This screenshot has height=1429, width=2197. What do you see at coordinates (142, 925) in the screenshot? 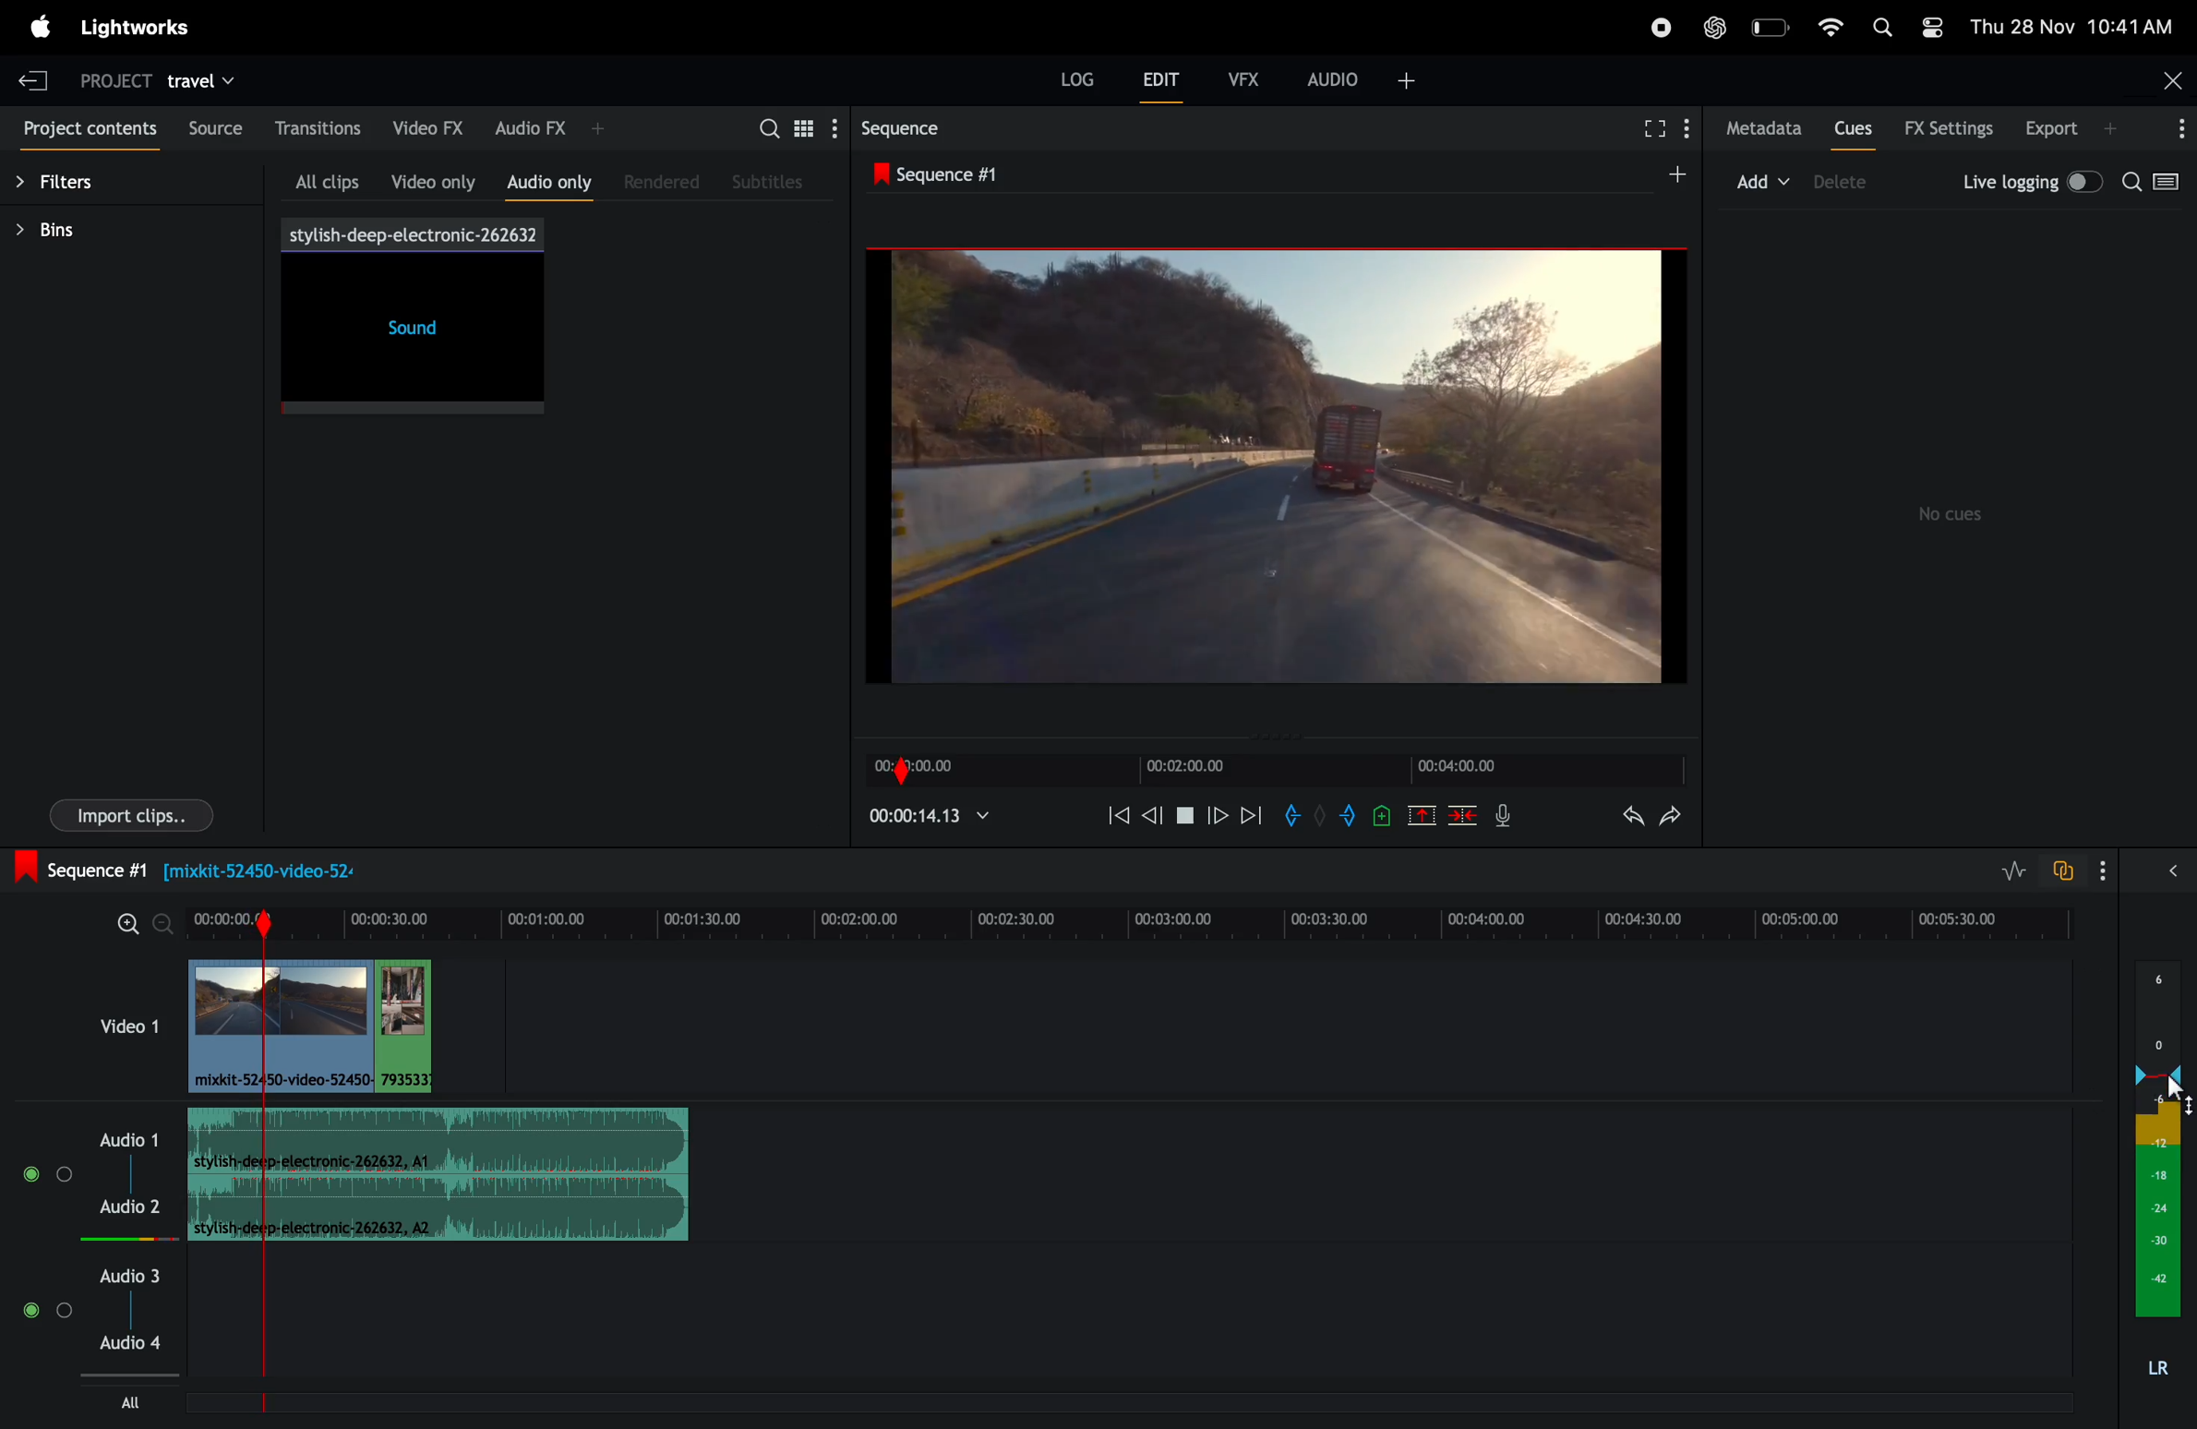
I see `zoom in zoom out` at bounding box center [142, 925].